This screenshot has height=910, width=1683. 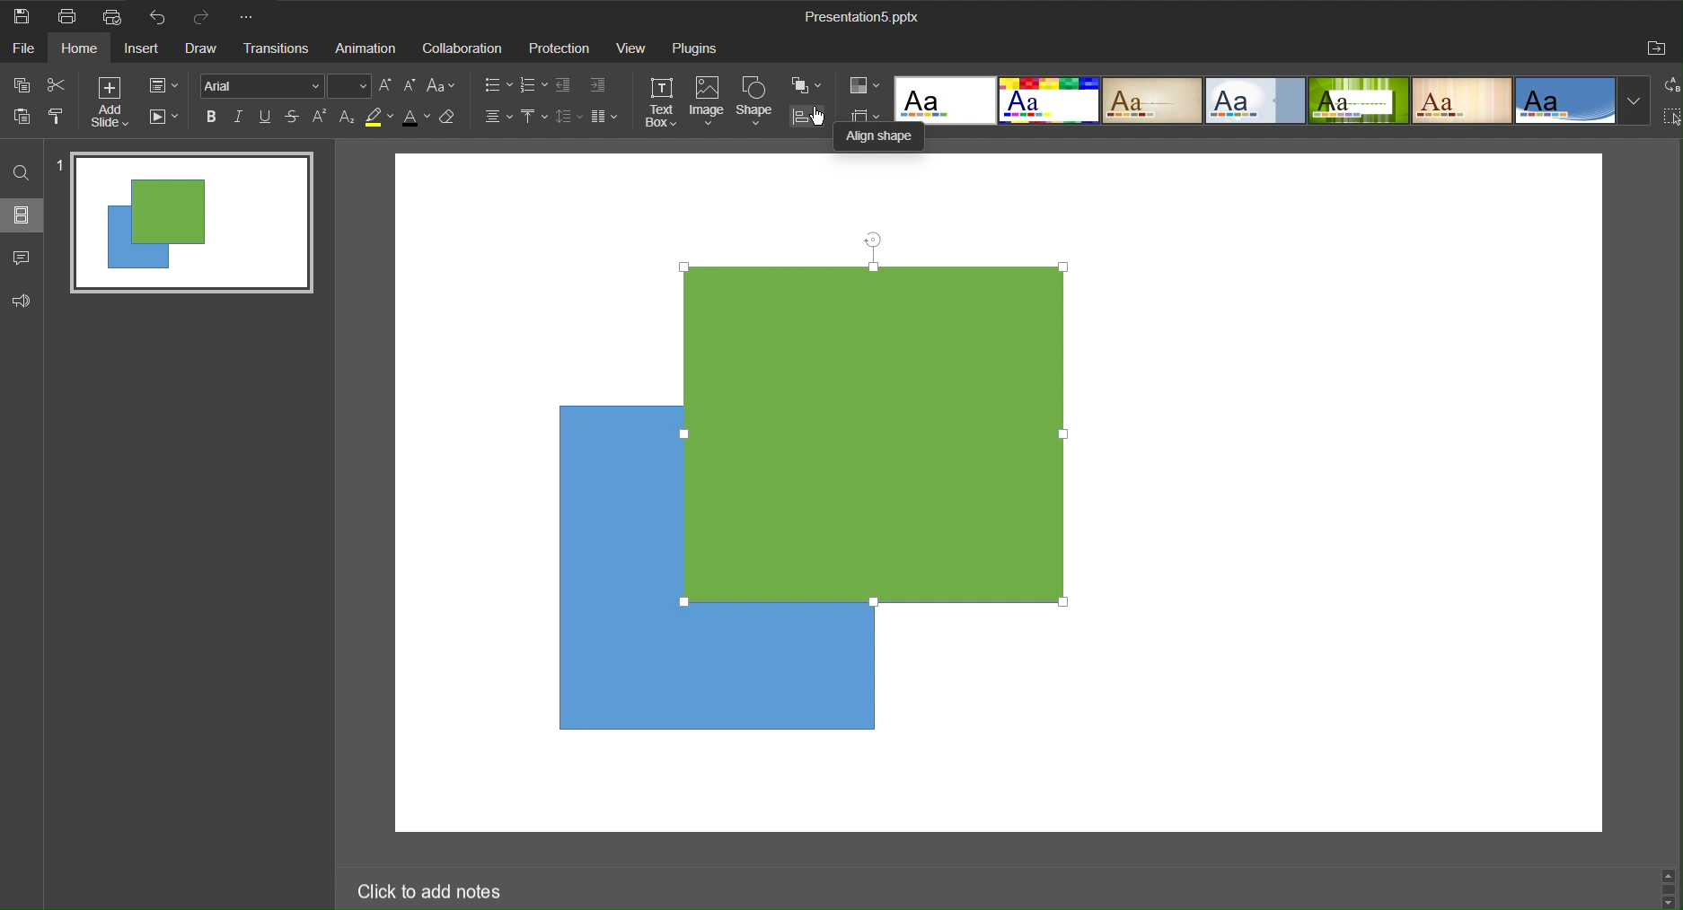 What do you see at coordinates (205, 16) in the screenshot?
I see `Redo` at bounding box center [205, 16].